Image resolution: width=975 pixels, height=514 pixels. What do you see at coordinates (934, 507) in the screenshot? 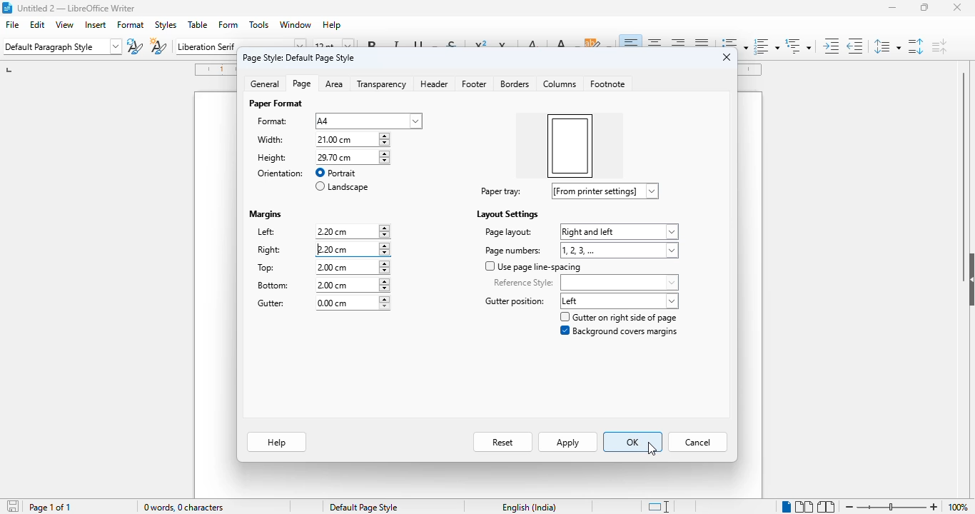
I see `zoom in` at bounding box center [934, 507].